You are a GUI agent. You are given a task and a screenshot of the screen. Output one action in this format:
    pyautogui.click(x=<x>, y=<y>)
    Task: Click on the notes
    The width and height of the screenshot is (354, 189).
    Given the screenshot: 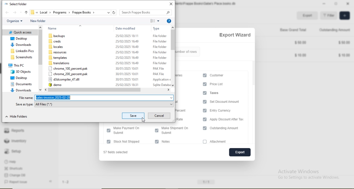 What is the action you would take?
    pyautogui.click(x=169, y=142)
    